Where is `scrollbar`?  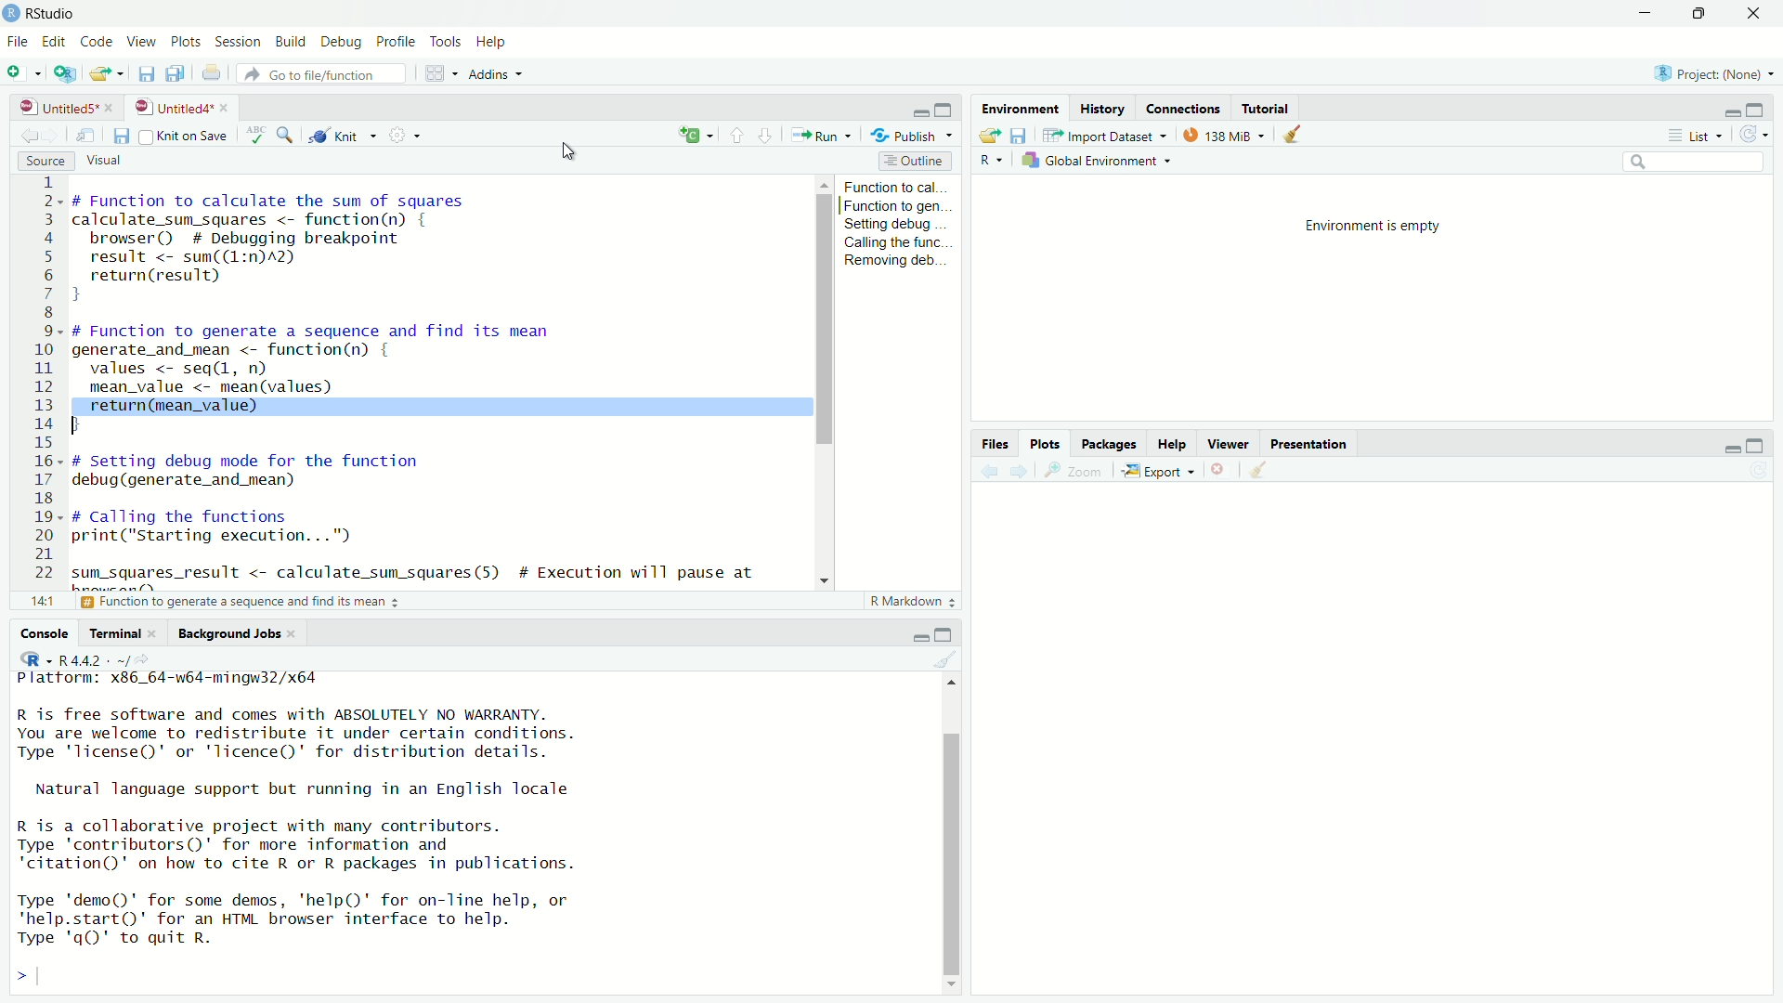
scrollbar is located at coordinates (956, 841).